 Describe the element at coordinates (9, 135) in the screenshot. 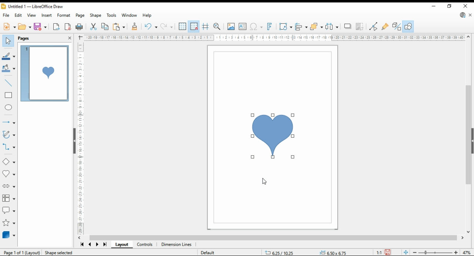

I see `curves and polygons` at that location.